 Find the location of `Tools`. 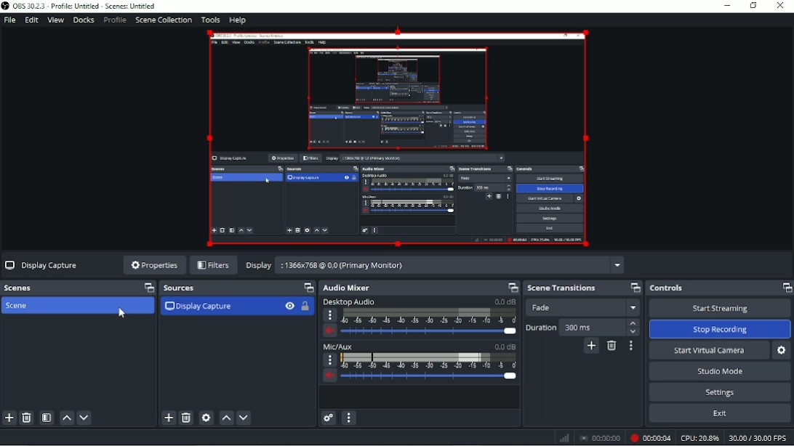

Tools is located at coordinates (211, 20).